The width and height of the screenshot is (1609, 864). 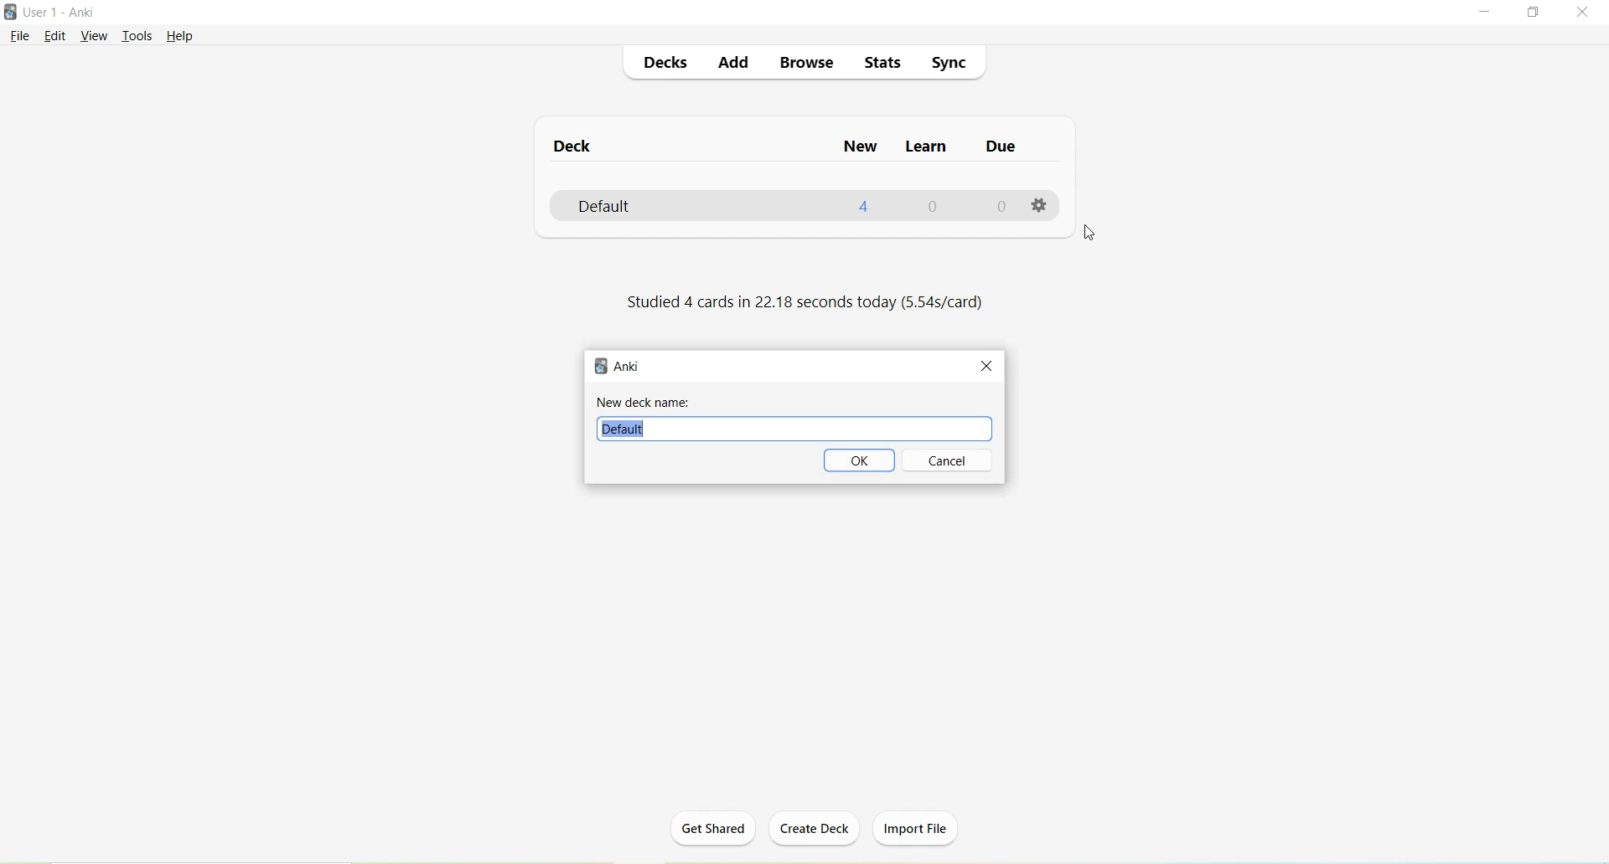 What do you see at coordinates (882, 62) in the screenshot?
I see `Stats` at bounding box center [882, 62].